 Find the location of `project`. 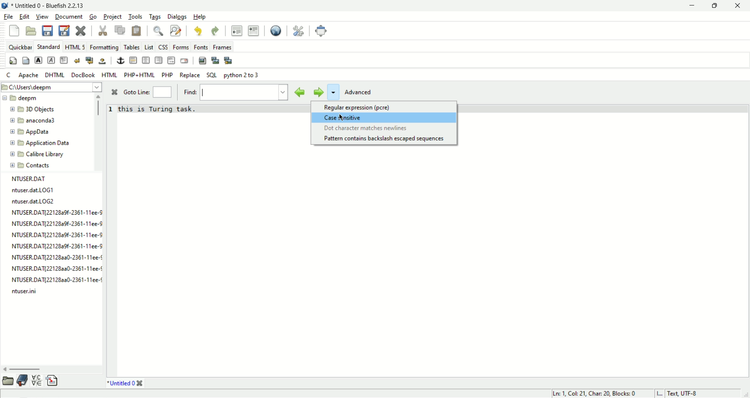

project is located at coordinates (113, 17).